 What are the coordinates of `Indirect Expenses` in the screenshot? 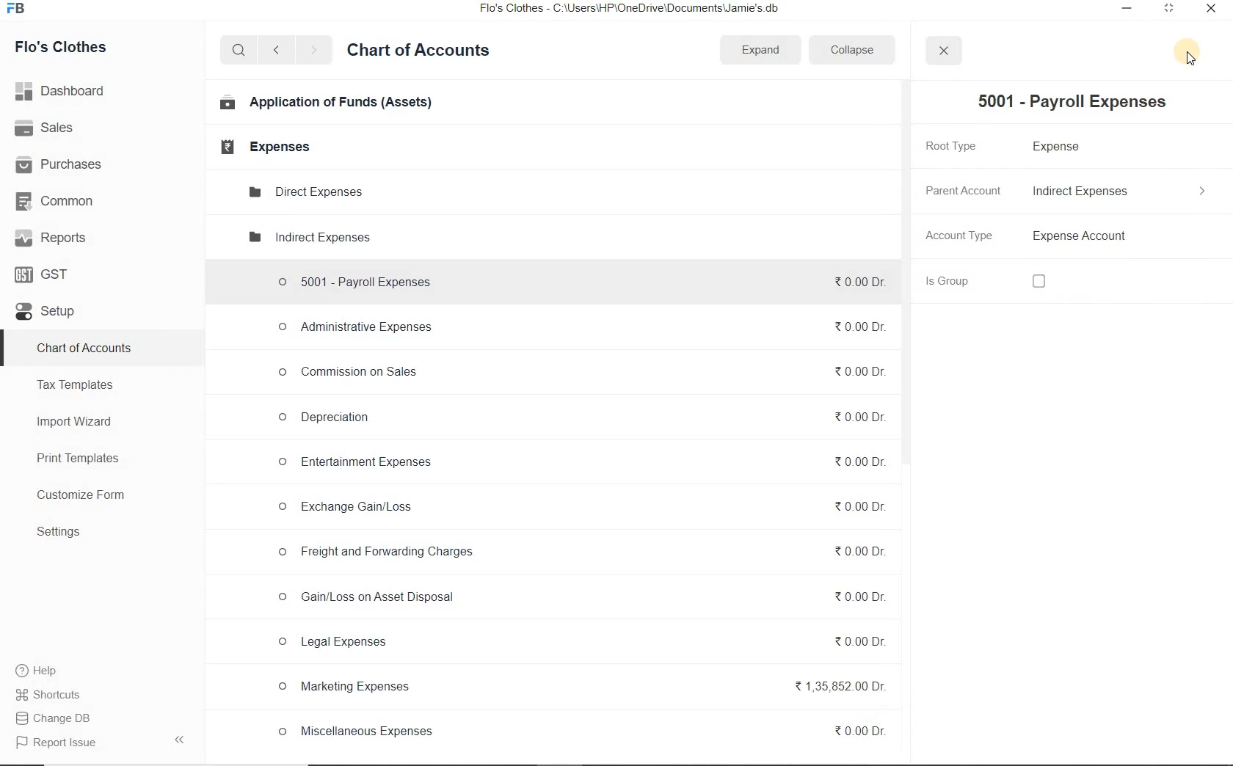 It's located at (1122, 191).